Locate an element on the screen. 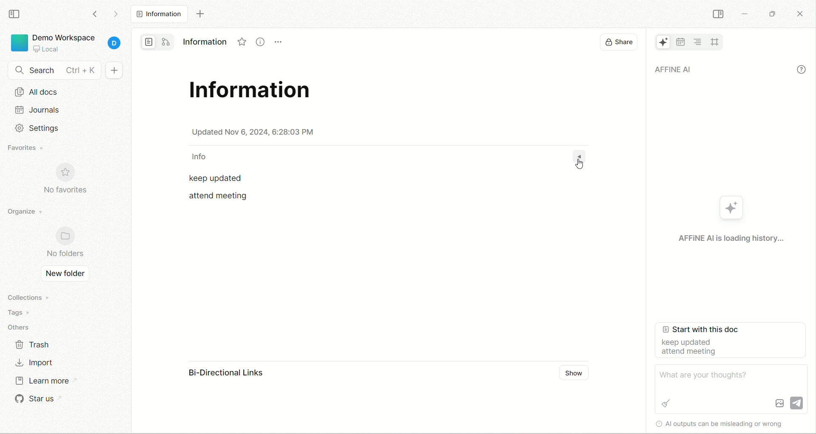  + is located at coordinates (117, 70).